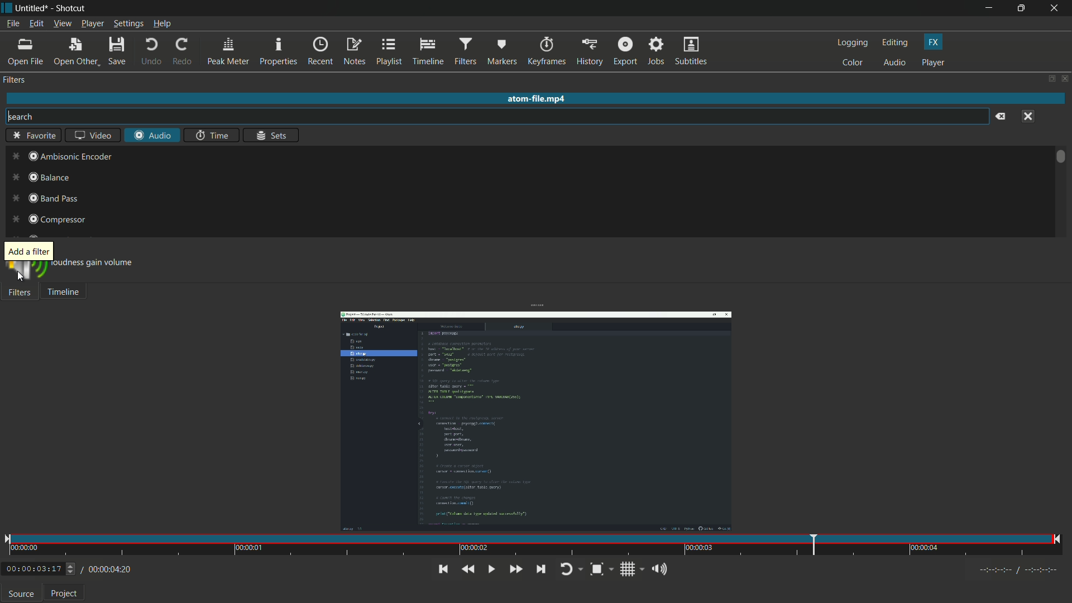  Describe the element at coordinates (693, 52) in the screenshot. I see `subtitles` at that location.